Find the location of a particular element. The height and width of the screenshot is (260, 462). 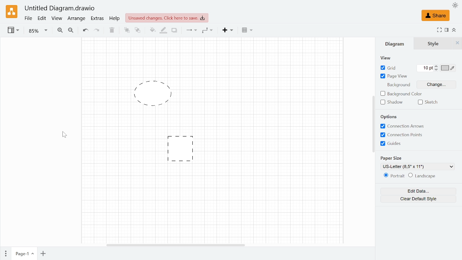

Fill color is located at coordinates (152, 31).